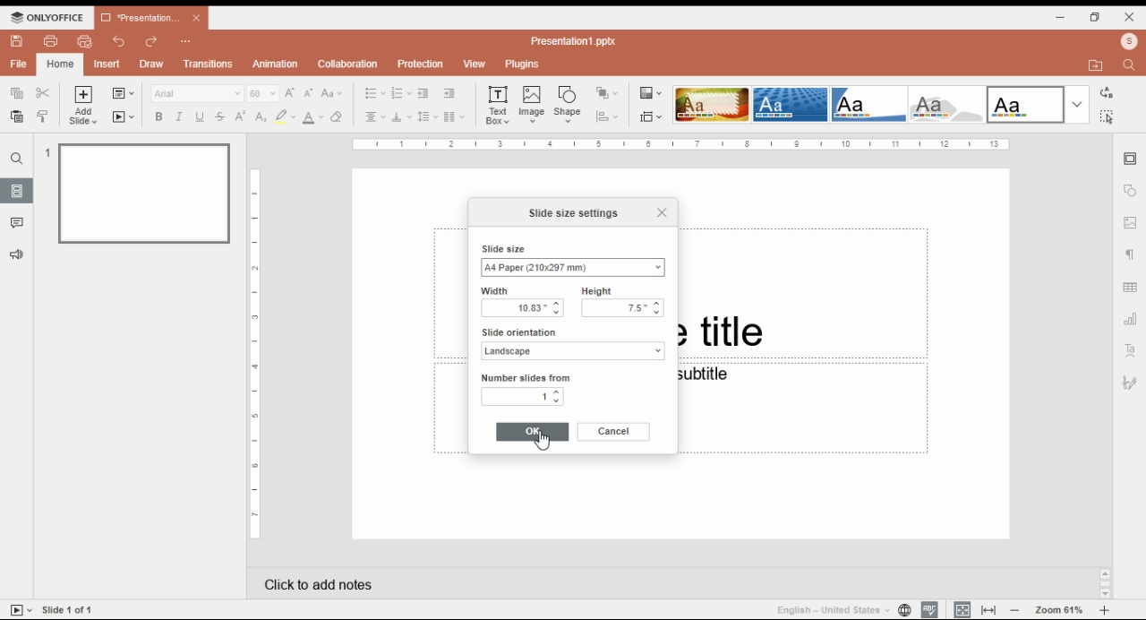 The image size is (1146, 620). I want to click on collaboration, so click(347, 64).